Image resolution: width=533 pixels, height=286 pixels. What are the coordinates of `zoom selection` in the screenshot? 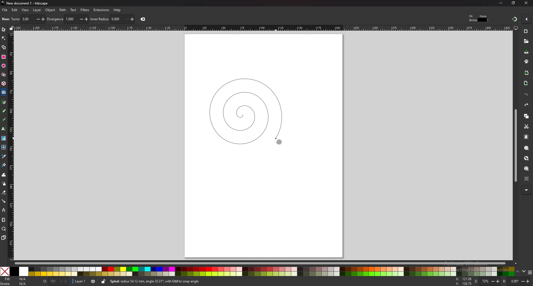 It's located at (526, 148).